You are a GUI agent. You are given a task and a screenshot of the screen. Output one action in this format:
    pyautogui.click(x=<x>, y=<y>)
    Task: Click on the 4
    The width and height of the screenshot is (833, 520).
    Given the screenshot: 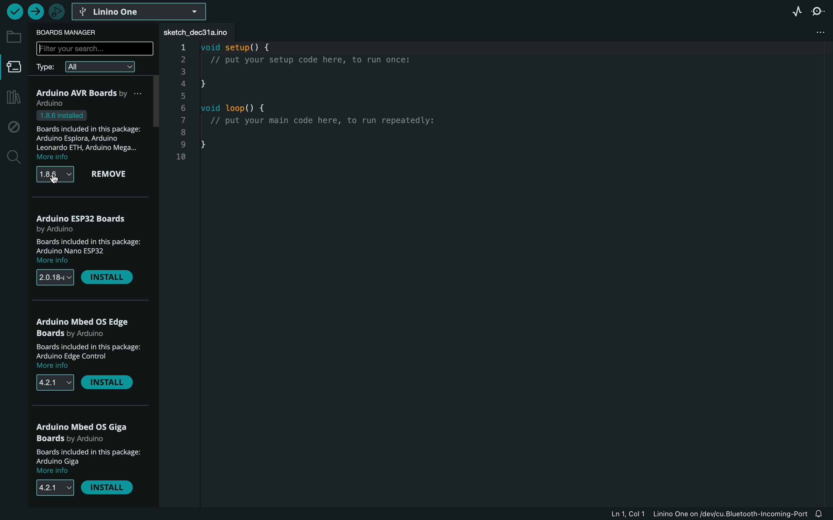 What is the action you would take?
    pyautogui.click(x=183, y=84)
    